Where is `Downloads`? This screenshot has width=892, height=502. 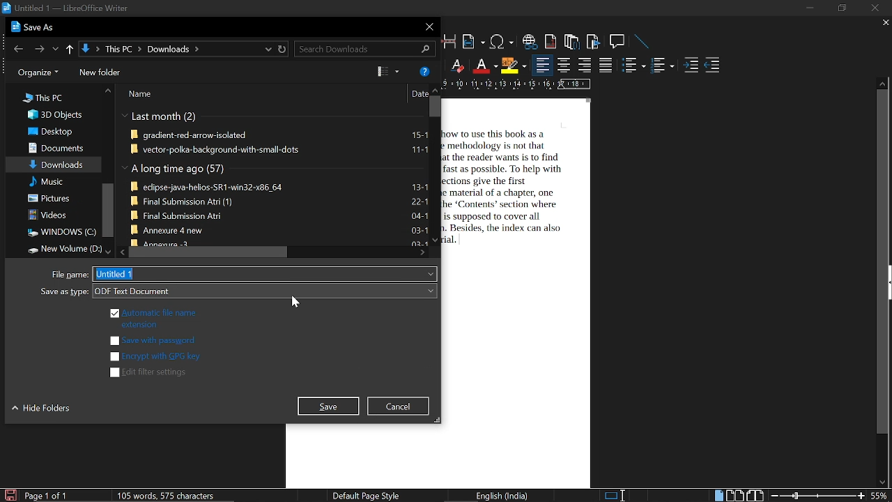
Downloads is located at coordinates (56, 164).